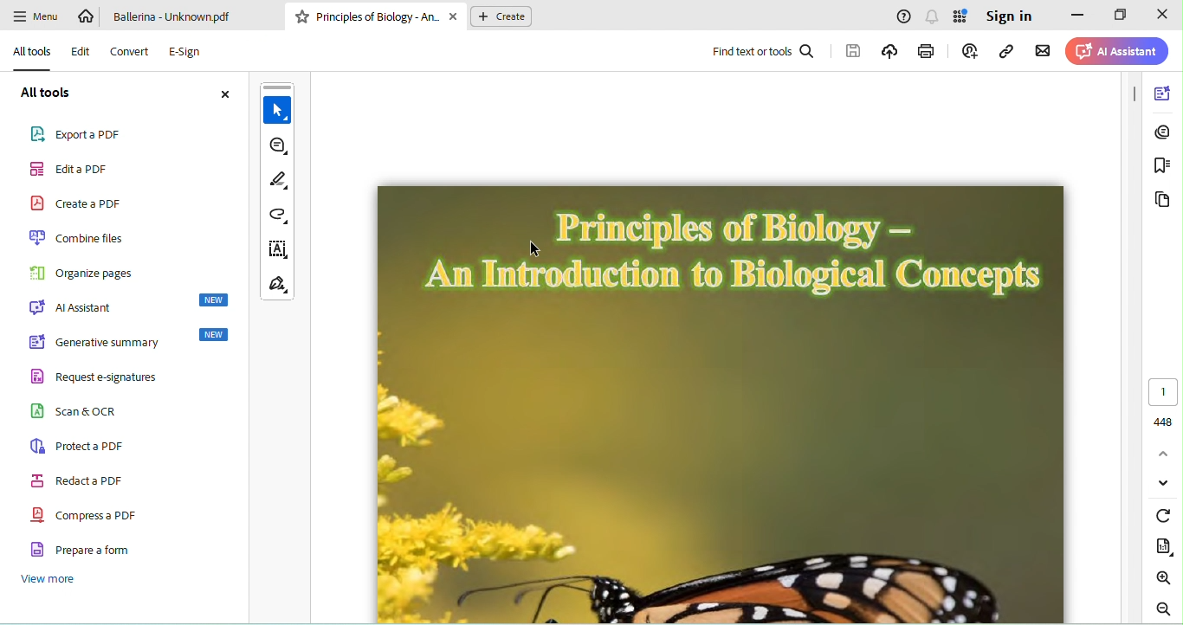  What do you see at coordinates (1164, 132) in the screenshot?
I see `review comments, copy text, mark as unread,remove` at bounding box center [1164, 132].